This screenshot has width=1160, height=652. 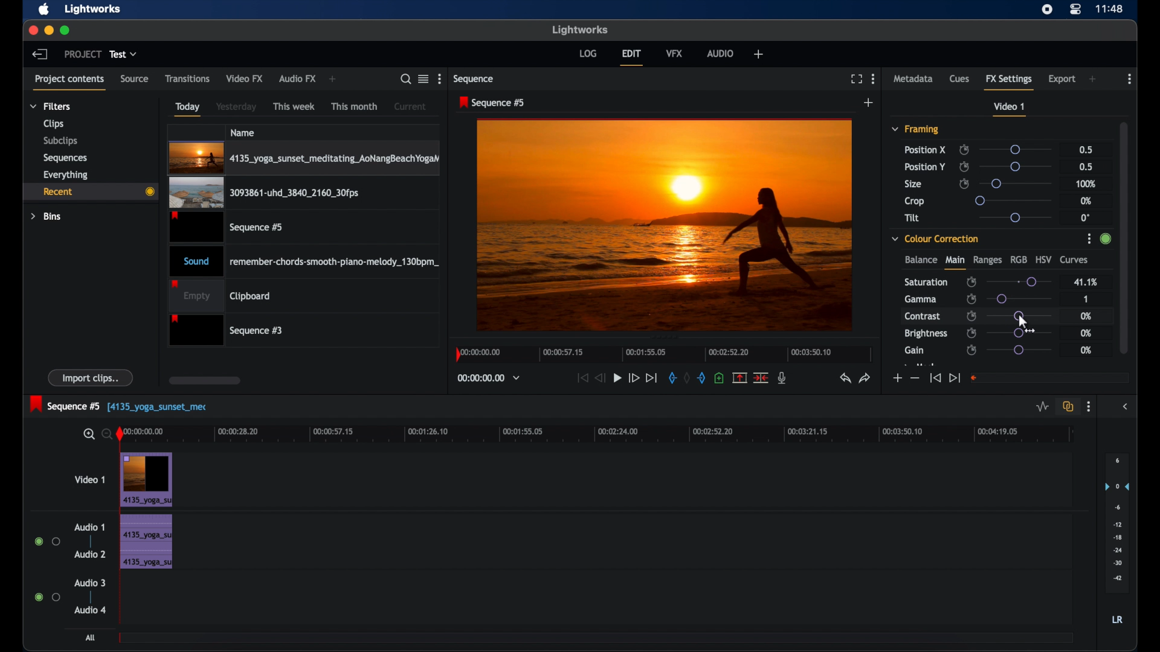 I want to click on zoom, so click(x=95, y=433).